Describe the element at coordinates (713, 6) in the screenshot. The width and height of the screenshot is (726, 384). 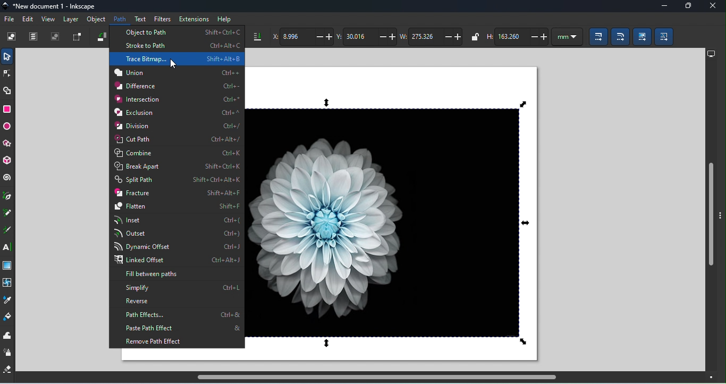
I see `Close` at that location.